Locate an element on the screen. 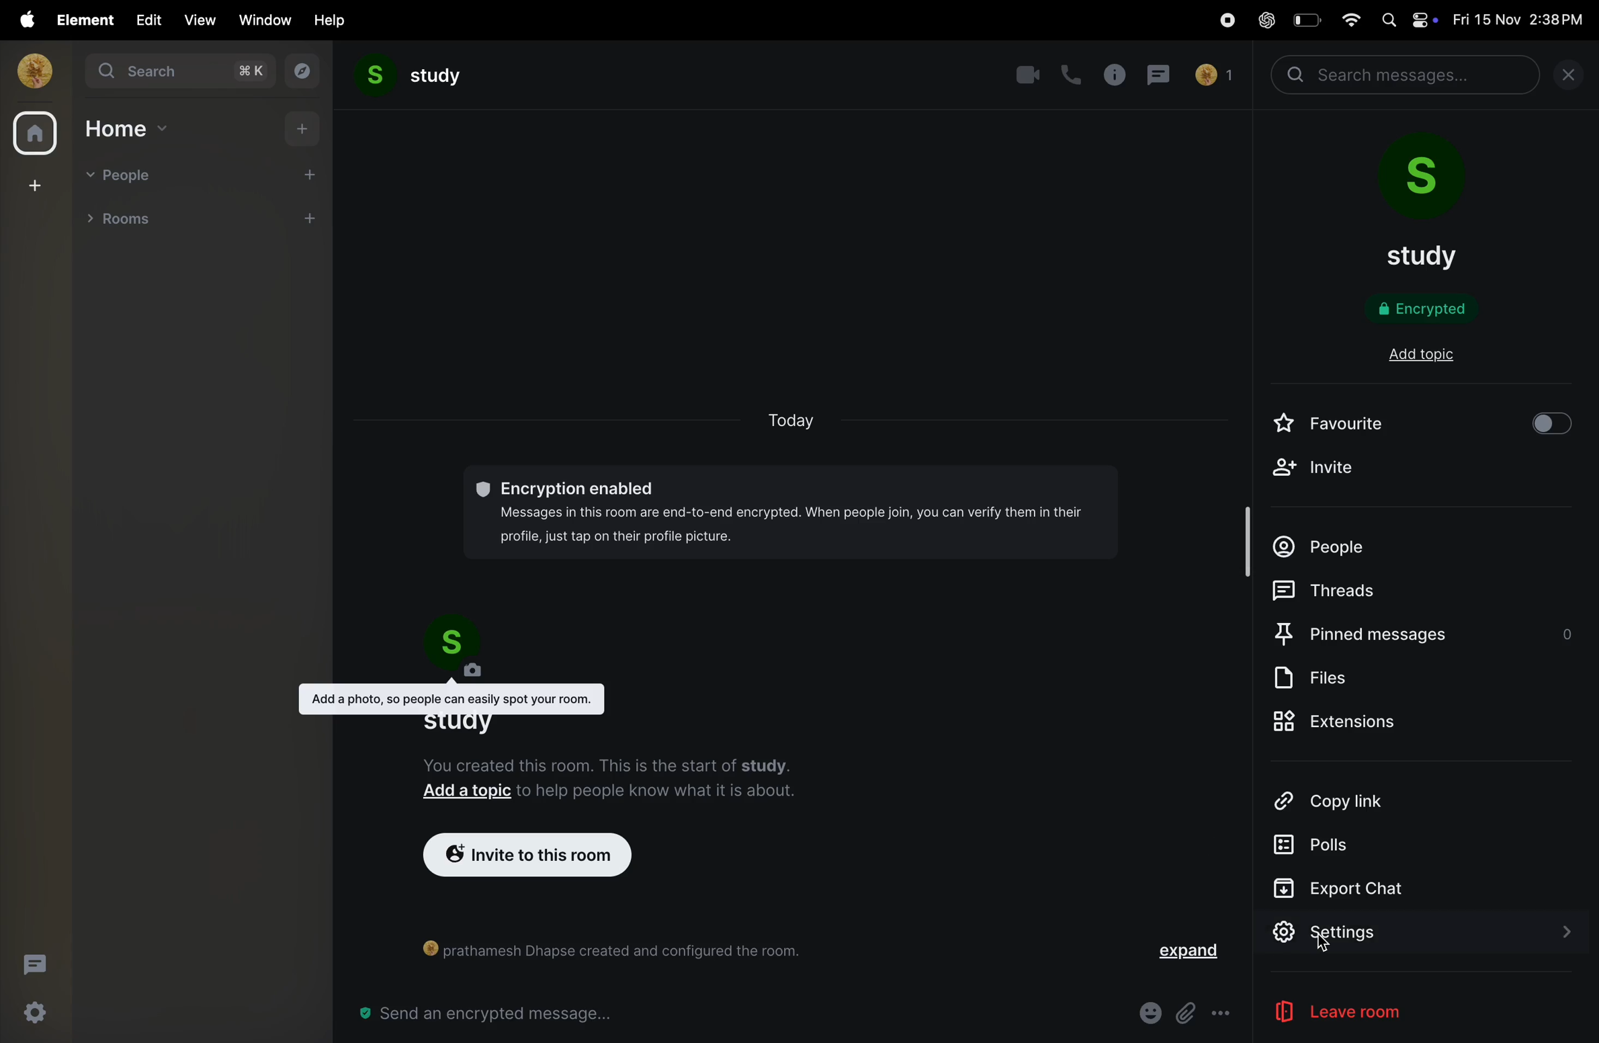  call is located at coordinates (1072, 77).